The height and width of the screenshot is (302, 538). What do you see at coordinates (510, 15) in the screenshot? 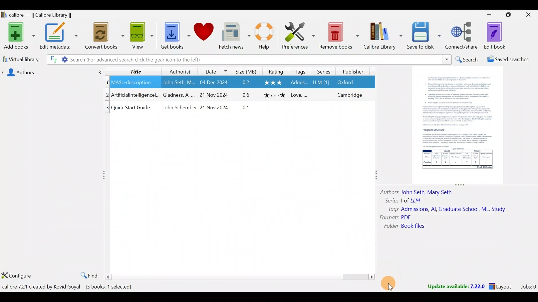
I see `Maximise` at bounding box center [510, 15].